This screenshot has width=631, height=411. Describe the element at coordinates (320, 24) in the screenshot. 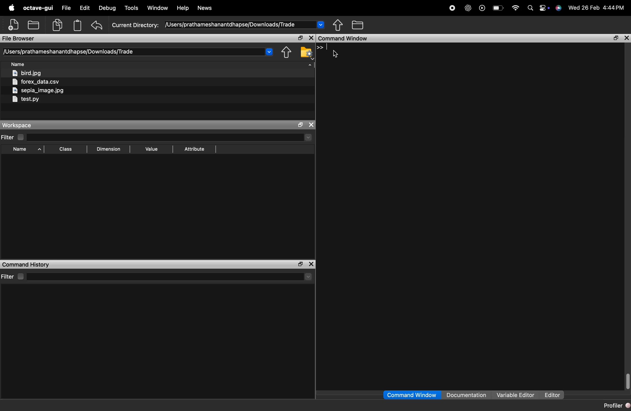

I see `Drop-down ` at that location.